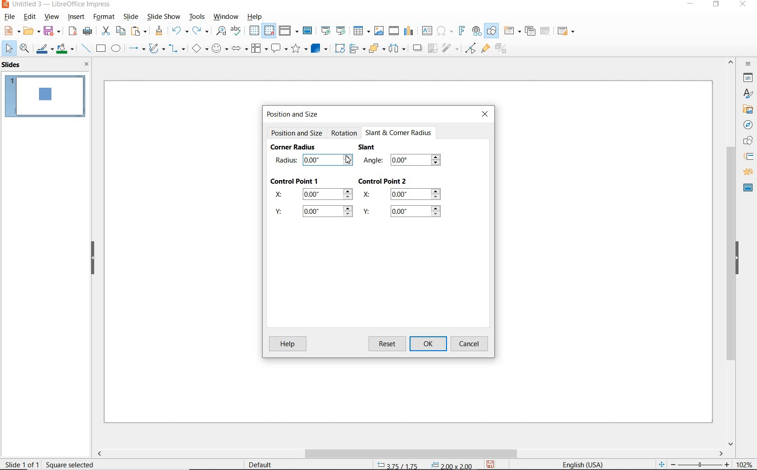  What do you see at coordinates (131, 17) in the screenshot?
I see `slide` at bounding box center [131, 17].